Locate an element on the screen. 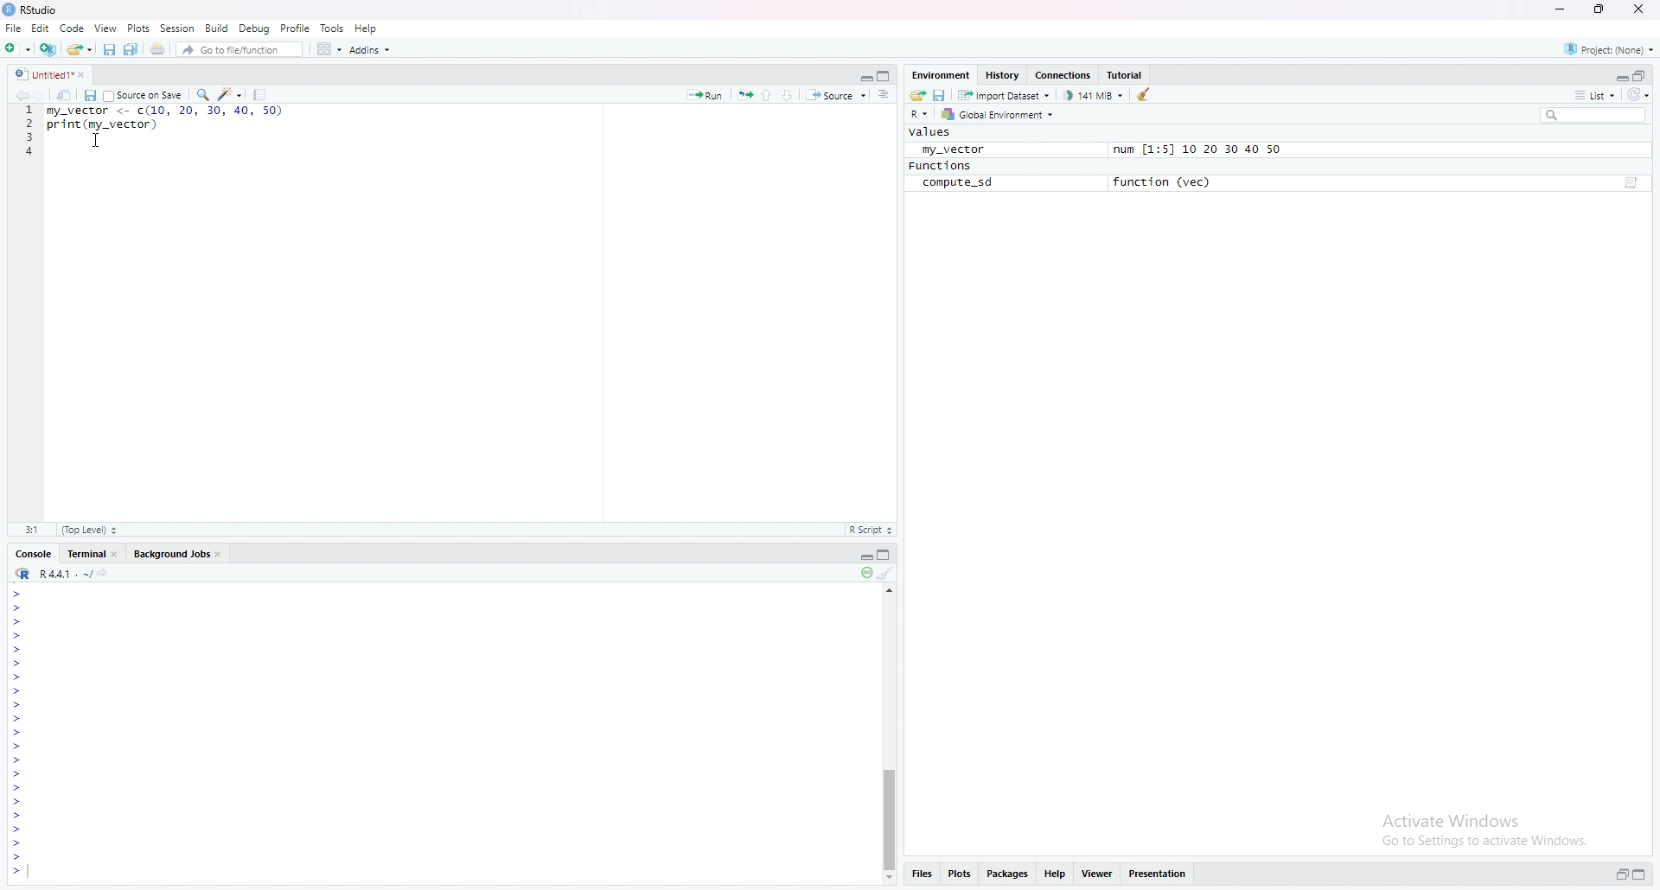 Image resolution: width=1660 pixels, height=890 pixels. Code Tools is located at coordinates (231, 93).